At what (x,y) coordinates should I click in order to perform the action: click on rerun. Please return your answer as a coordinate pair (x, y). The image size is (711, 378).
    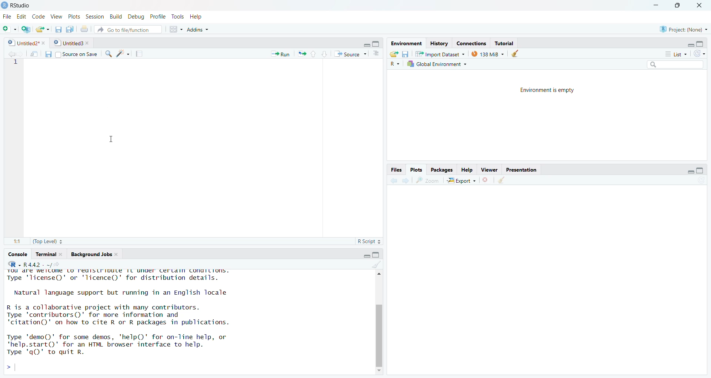
    Looking at the image, I should click on (302, 54).